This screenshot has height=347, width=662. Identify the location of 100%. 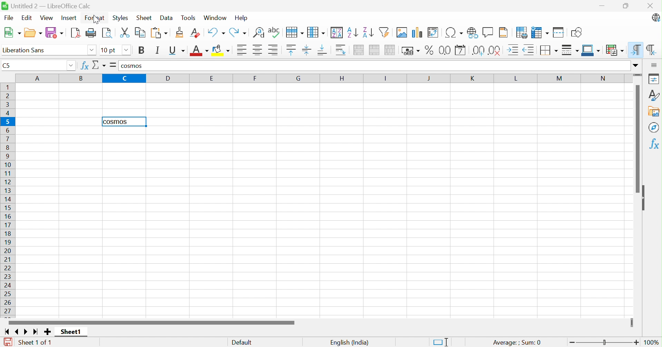
(652, 343).